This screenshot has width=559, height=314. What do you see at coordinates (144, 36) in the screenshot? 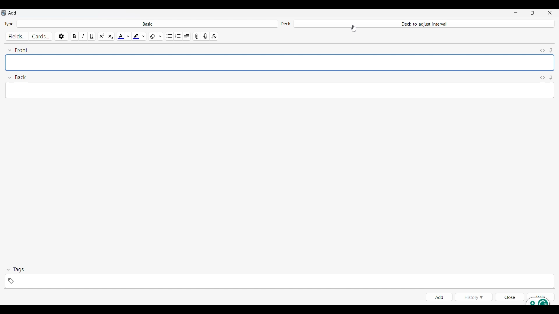
I see `Highlight color options` at bounding box center [144, 36].